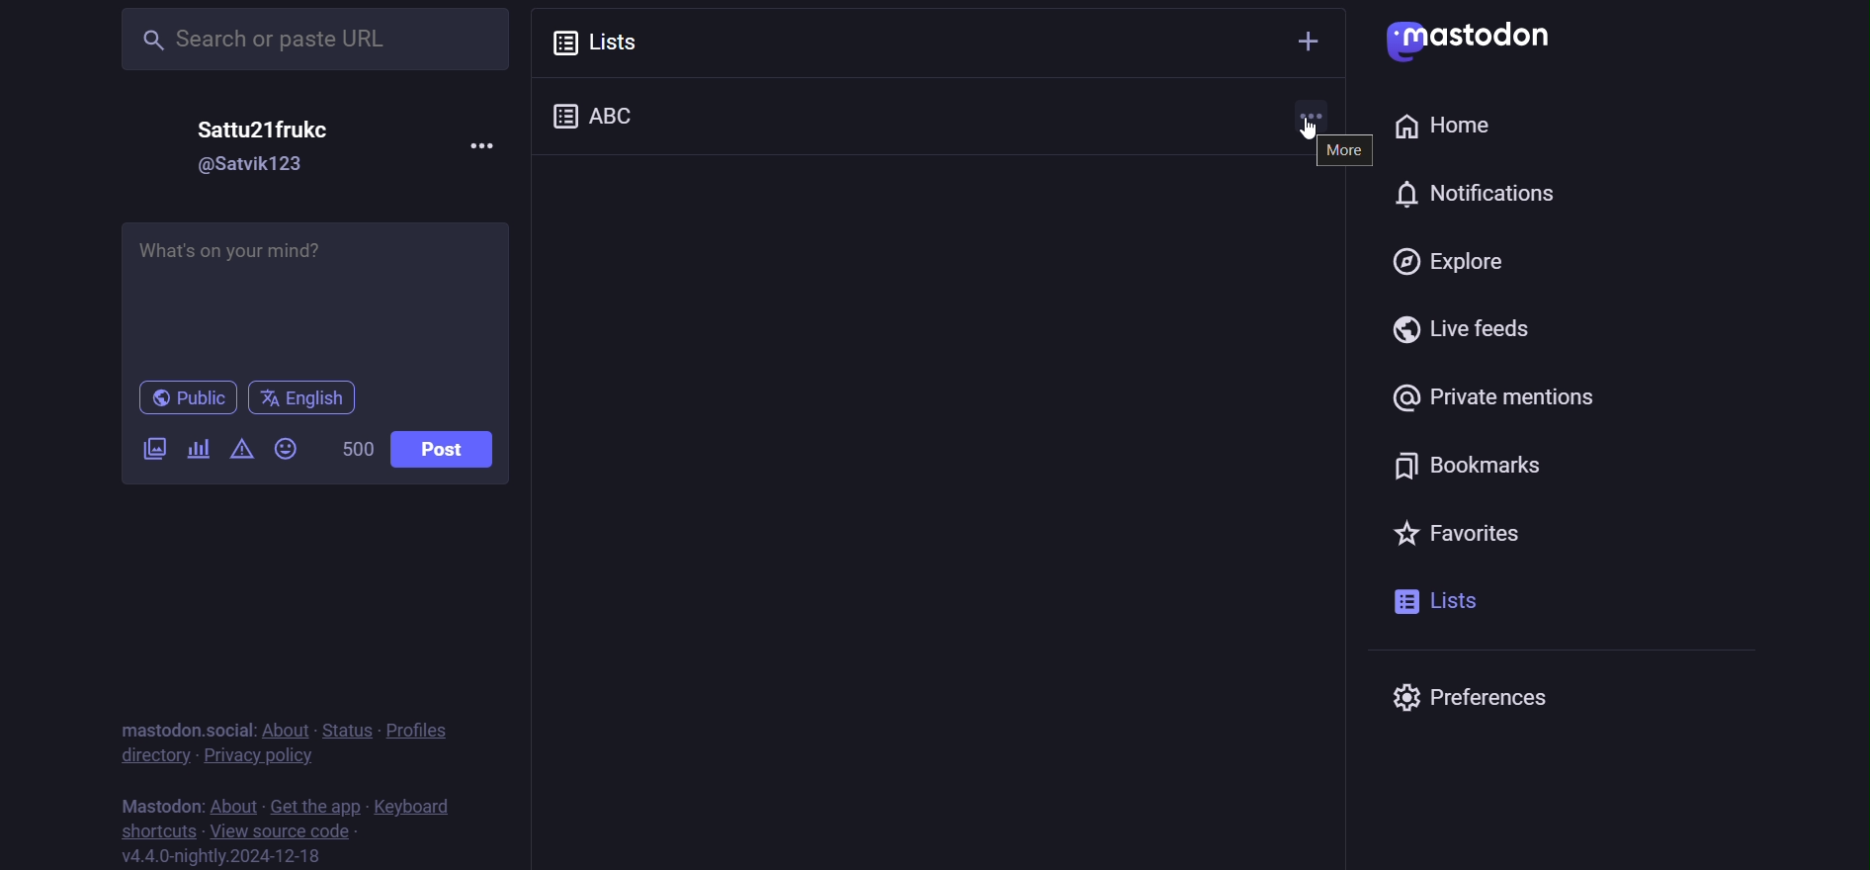 The height and width of the screenshot is (870, 1870). I want to click on @satvik123, so click(250, 167).